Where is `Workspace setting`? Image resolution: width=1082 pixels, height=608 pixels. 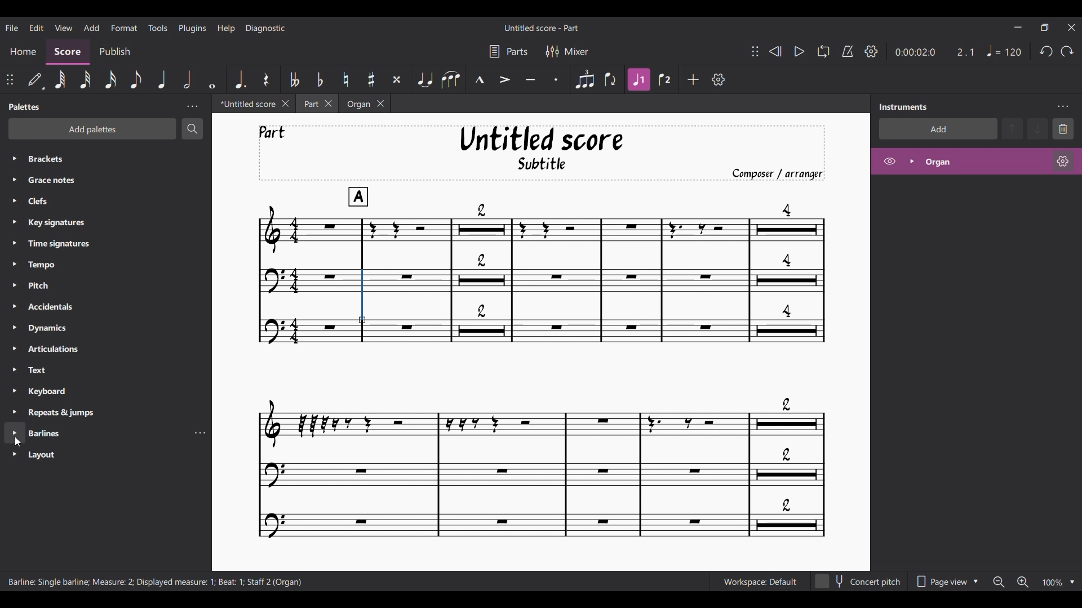
Workspace setting is located at coordinates (760, 582).